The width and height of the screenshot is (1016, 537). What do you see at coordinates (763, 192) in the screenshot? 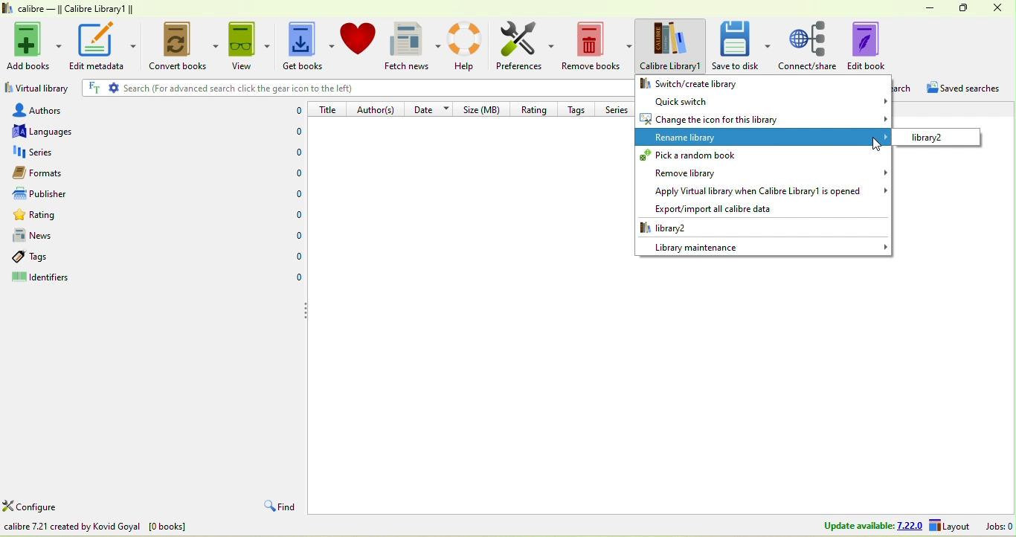
I see `pply virtual library when calibre library is opened` at bounding box center [763, 192].